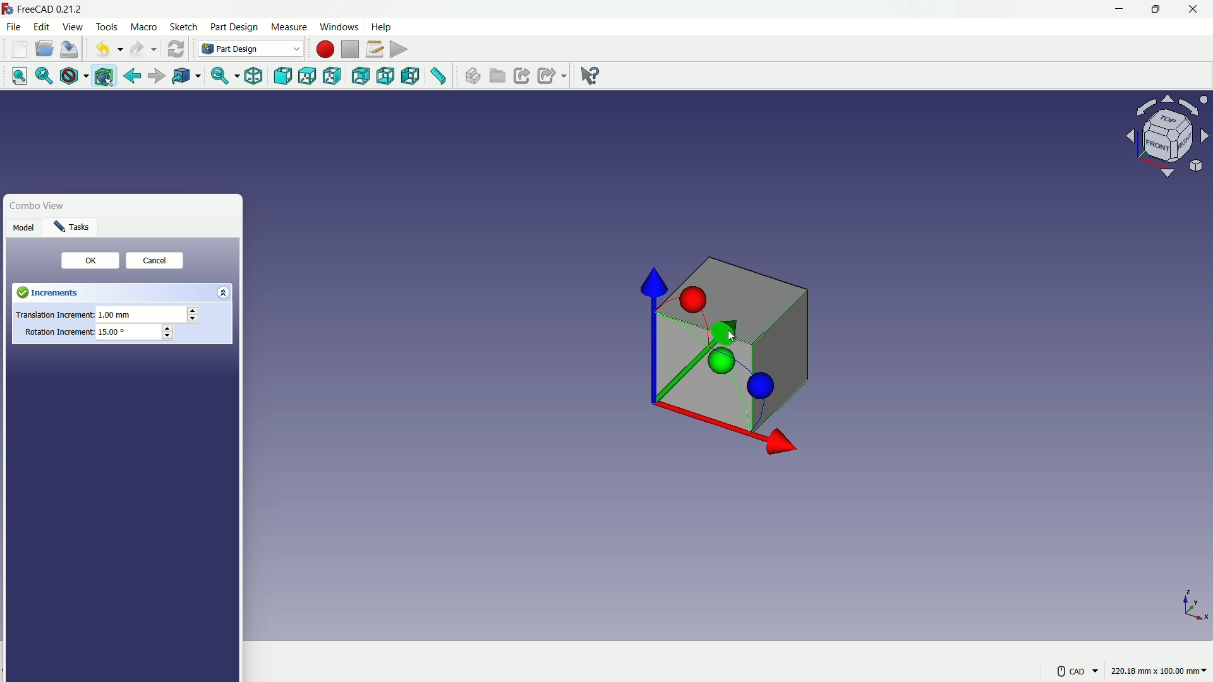 Image resolution: width=1213 pixels, height=682 pixels. Describe the element at coordinates (113, 332) in the screenshot. I see `15.00°` at that location.